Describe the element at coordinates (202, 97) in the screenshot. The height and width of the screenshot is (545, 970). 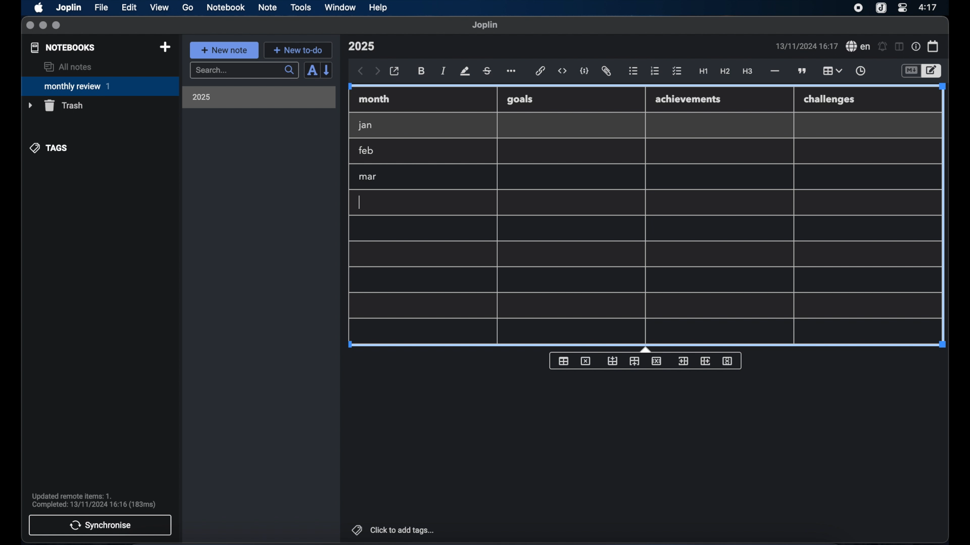
I see `2025` at that location.